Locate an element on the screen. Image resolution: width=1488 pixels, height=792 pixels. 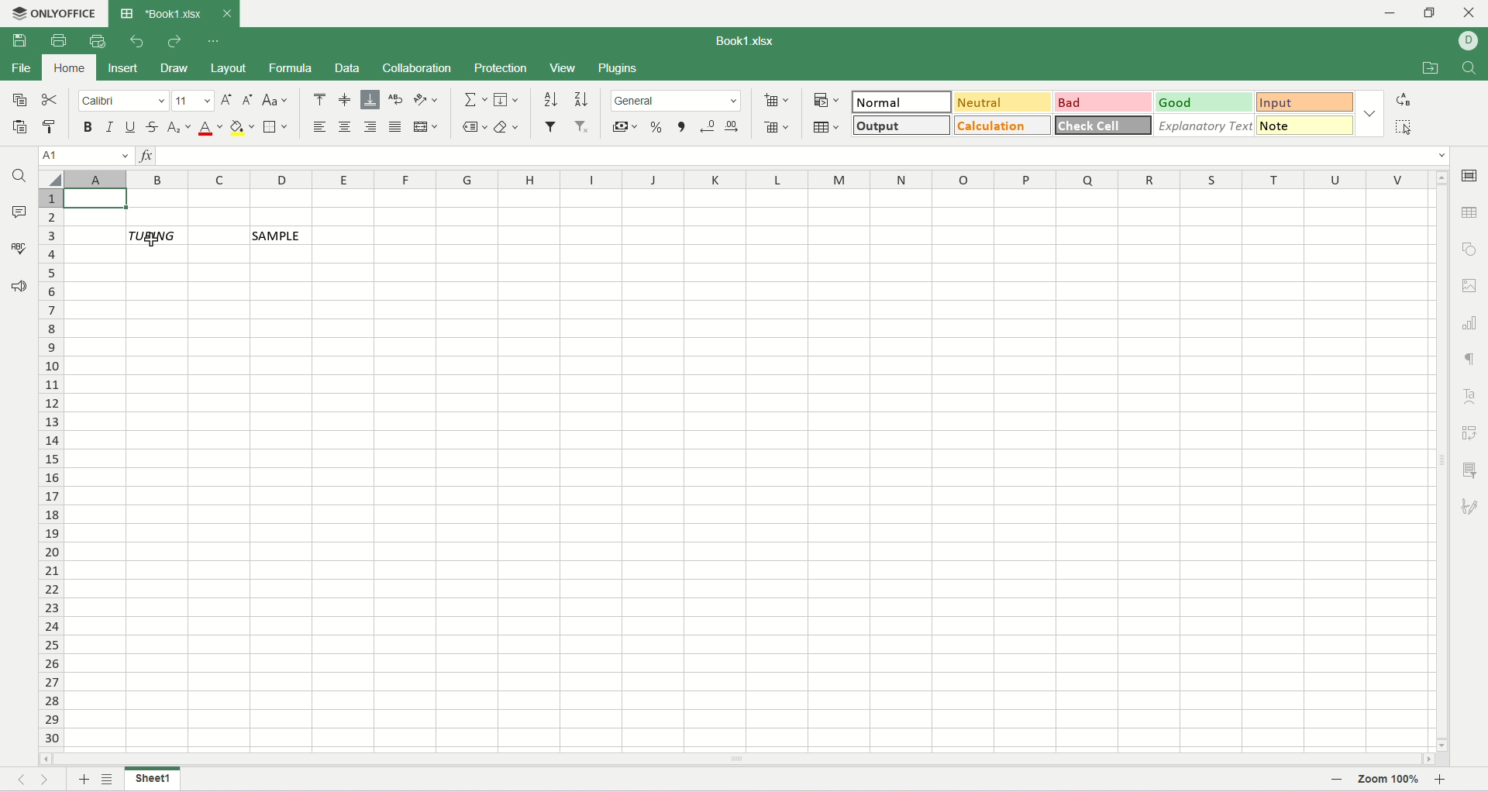
named ranges is located at coordinates (477, 127).